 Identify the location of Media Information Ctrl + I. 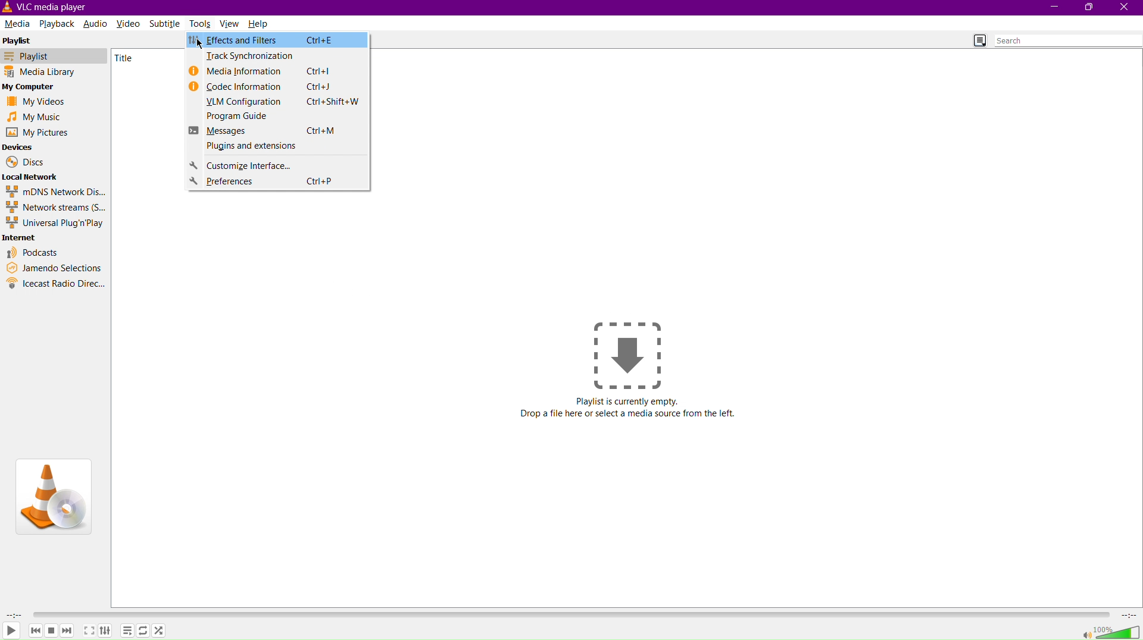
(277, 73).